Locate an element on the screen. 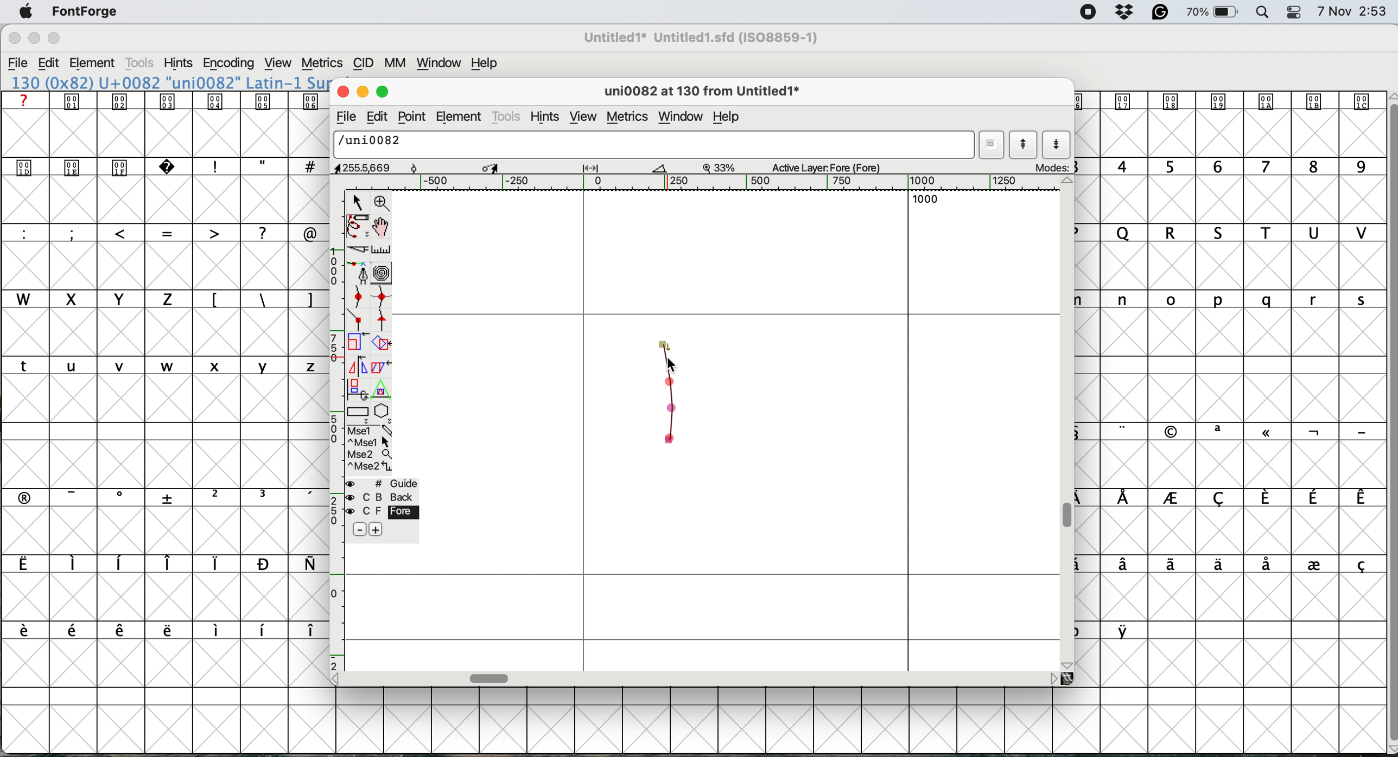 This screenshot has height=757, width=1398. rectangle or box is located at coordinates (359, 414).